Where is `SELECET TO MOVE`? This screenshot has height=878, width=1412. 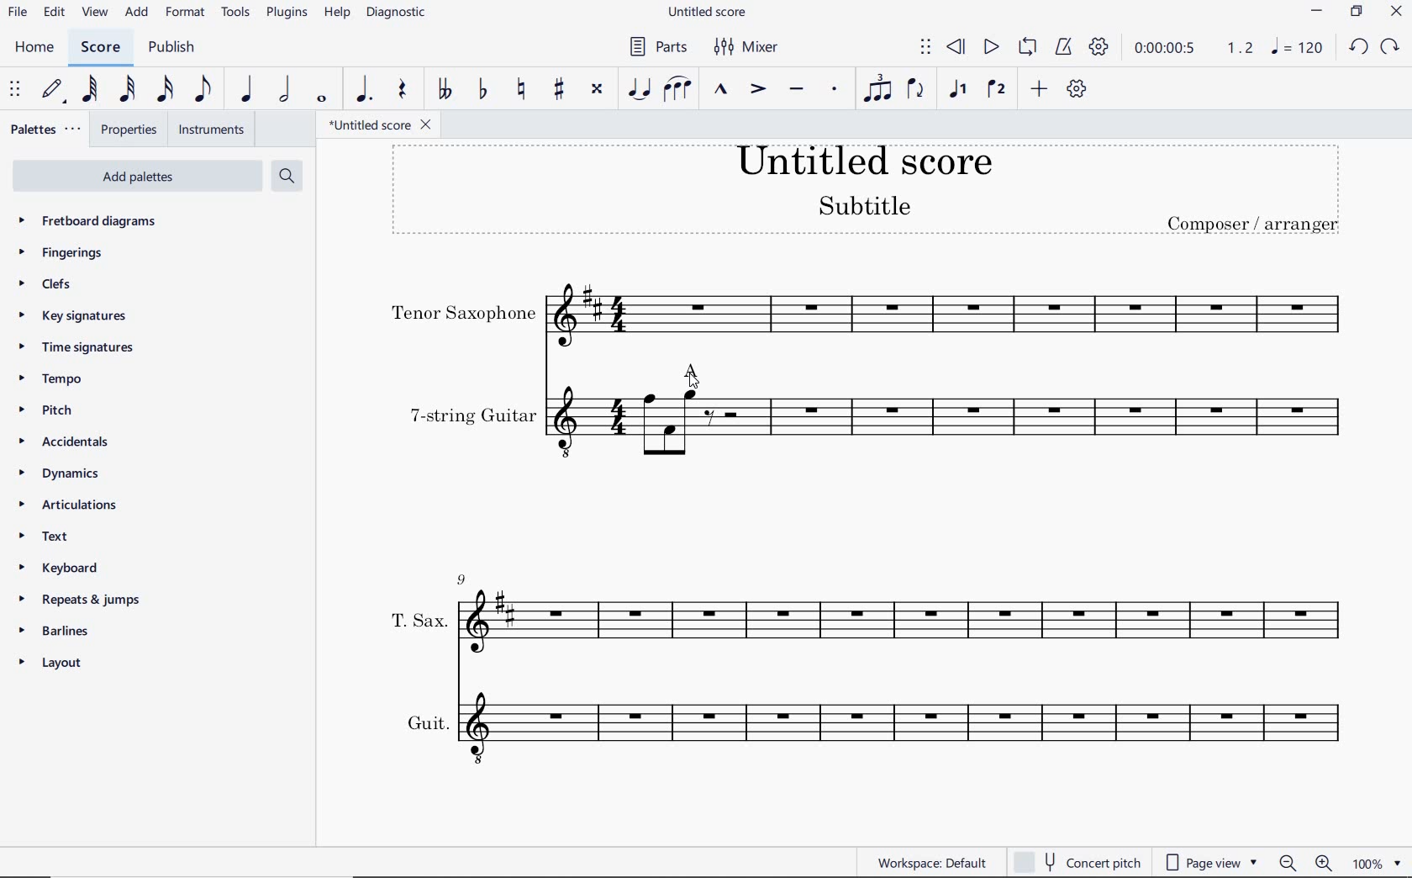 SELECET TO MOVE is located at coordinates (16, 91).